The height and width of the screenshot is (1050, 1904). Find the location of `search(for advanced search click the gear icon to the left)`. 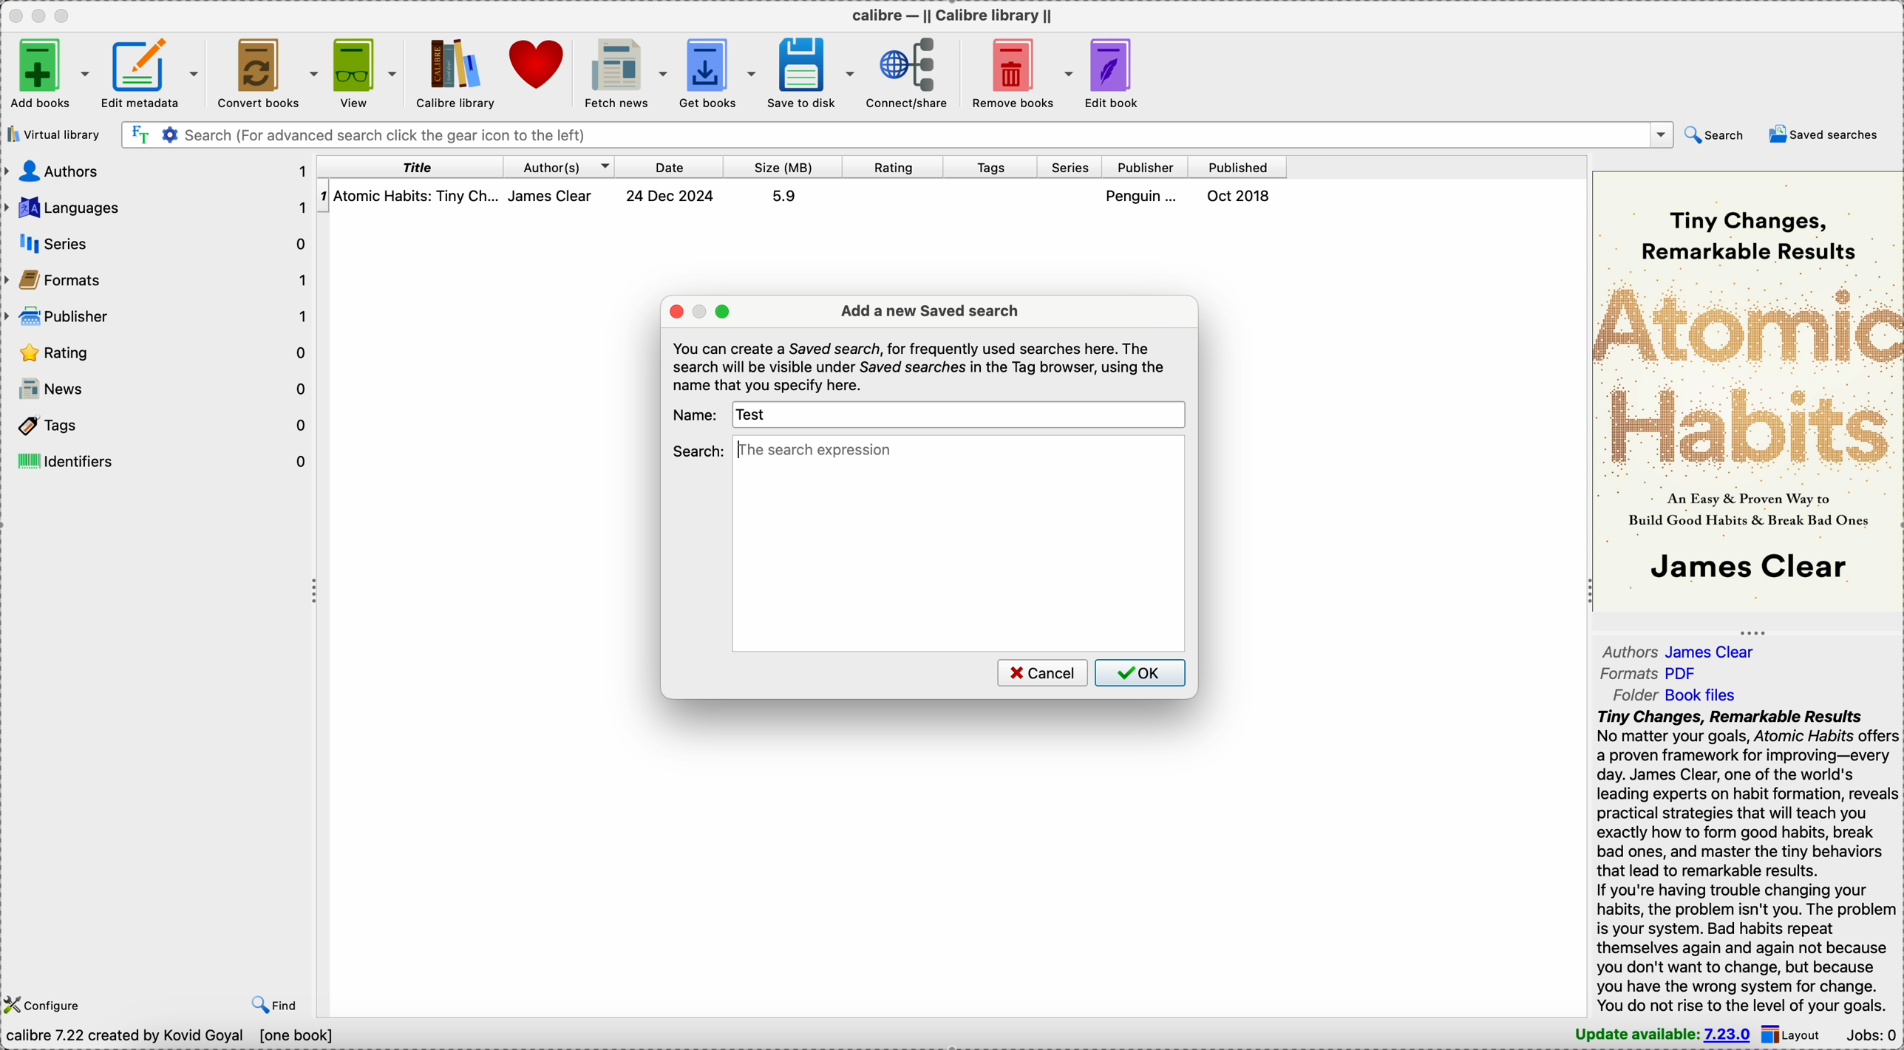

search(for advanced search click the gear icon to the left) is located at coordinates (897, 134).